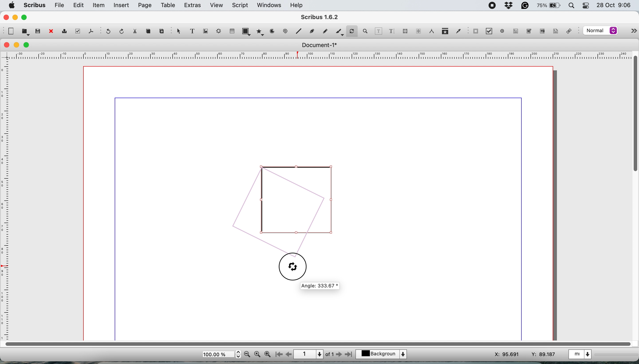 The width and height of the screenshot is (639, 364). What do you see at coordinates (260, 33) in the screenshot?
I see `polygon` at bounding box center [260, 33].